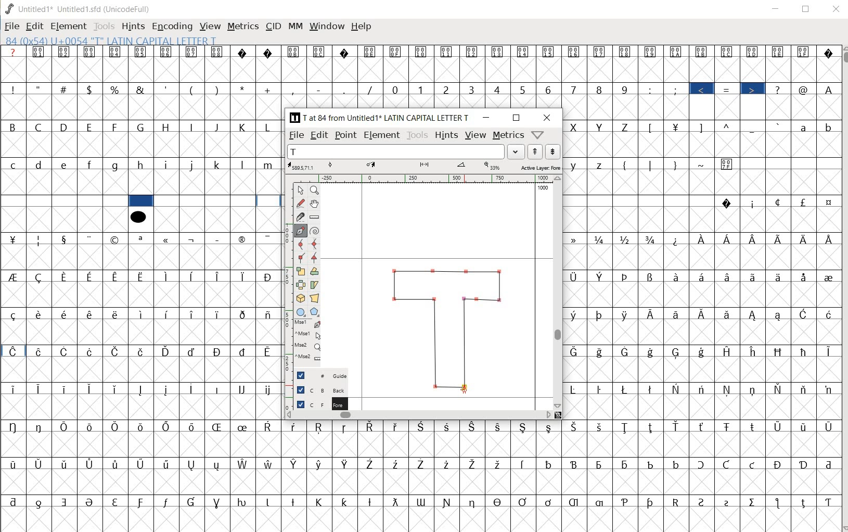 This screenshot has width=848, height=532. I want to click on Symbol, so click(778, 202).